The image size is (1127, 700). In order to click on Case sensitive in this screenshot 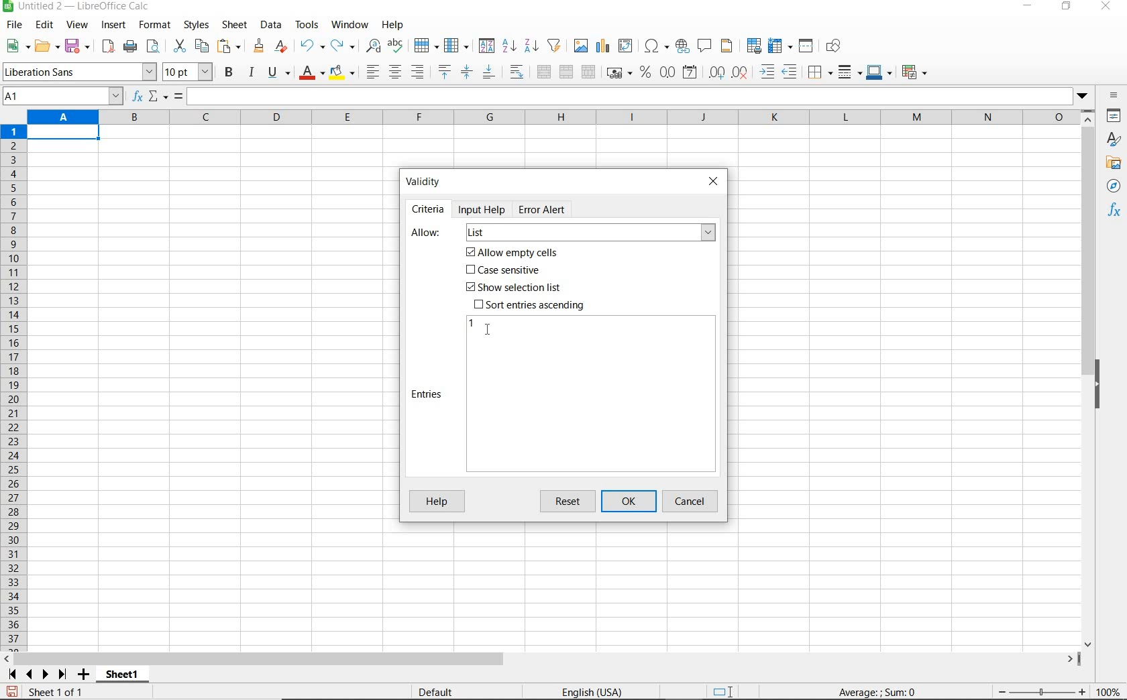, I will do `click(504, 271)`.